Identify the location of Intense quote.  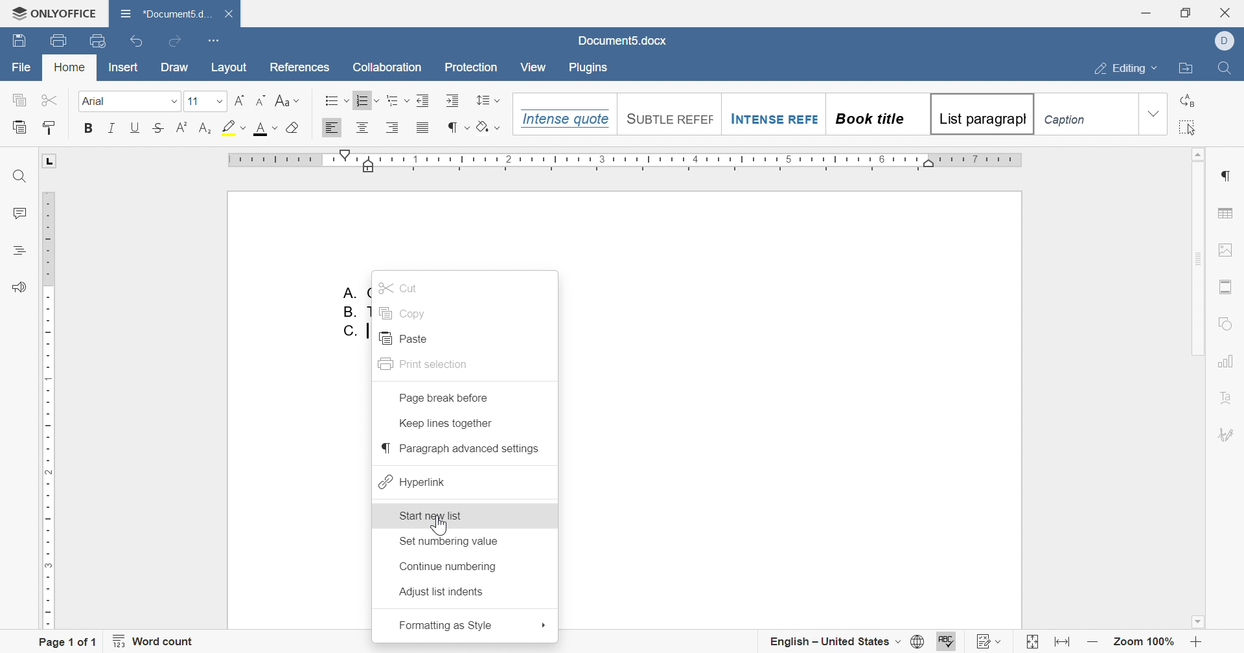
(562, 119).